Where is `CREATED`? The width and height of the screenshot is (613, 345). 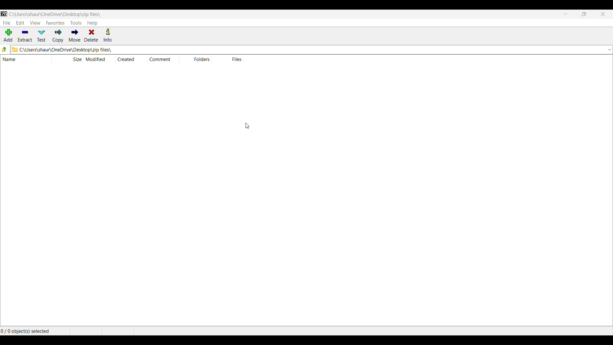 CREATED is located at coordinates (126, 59).